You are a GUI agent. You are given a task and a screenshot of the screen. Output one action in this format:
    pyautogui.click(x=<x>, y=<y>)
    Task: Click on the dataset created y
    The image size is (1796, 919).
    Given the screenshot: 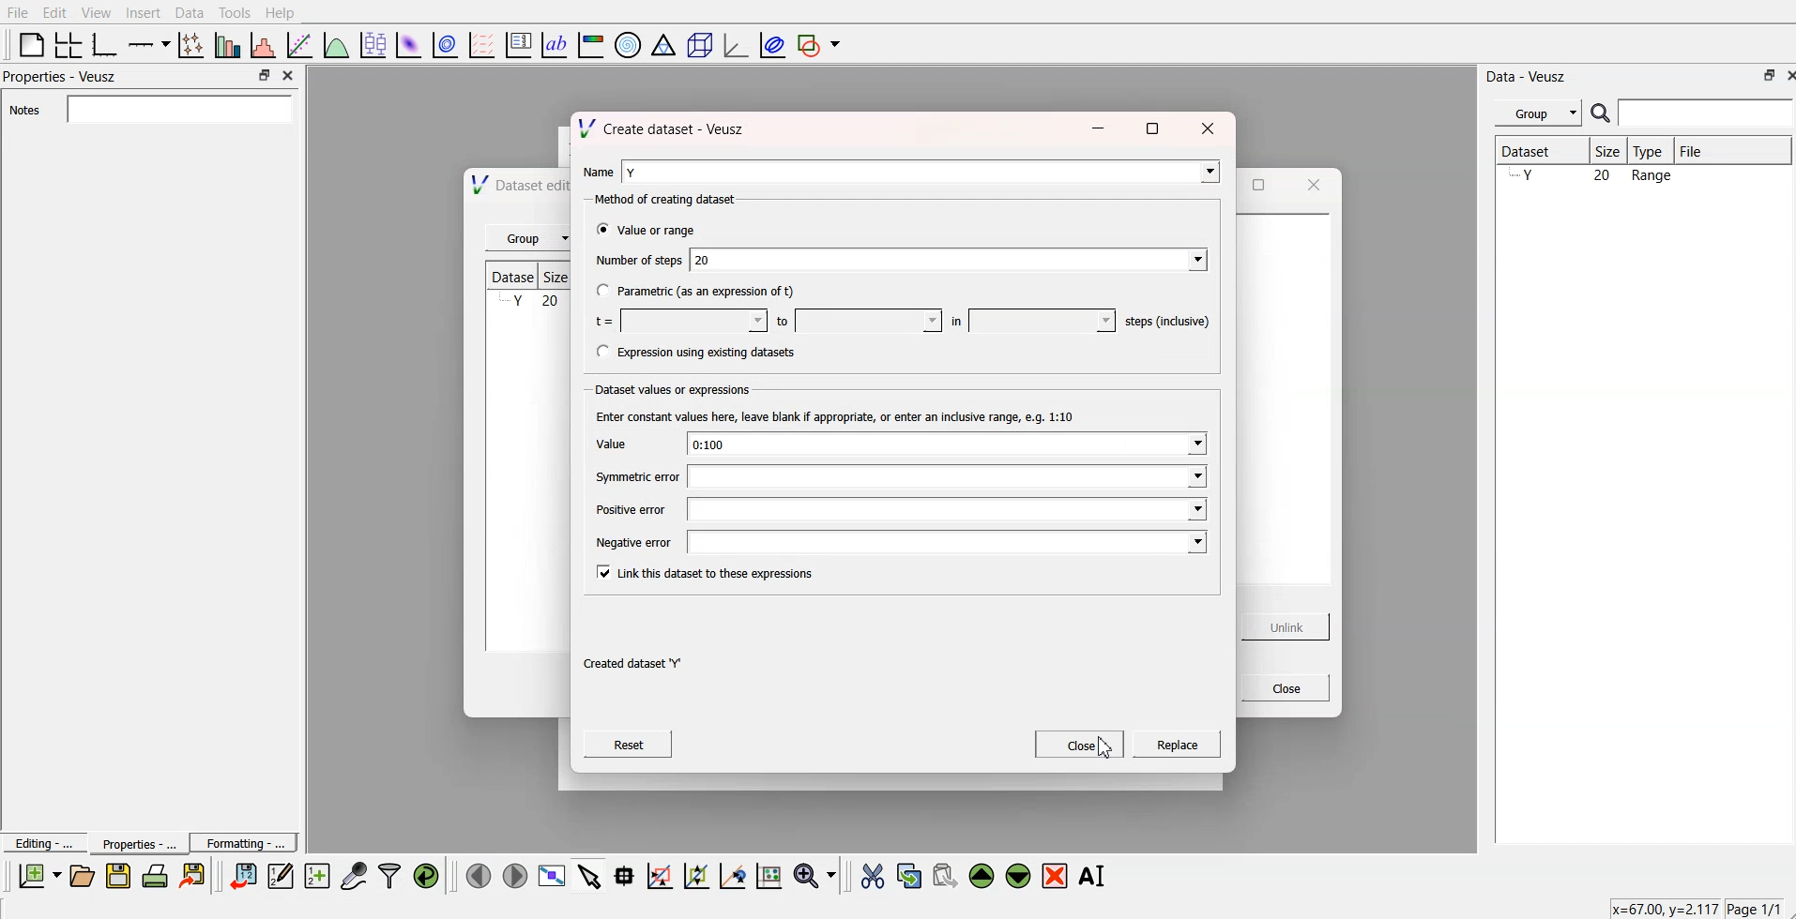 What is the action you would take?
    pyautogui.click(x=630, y=663)
    